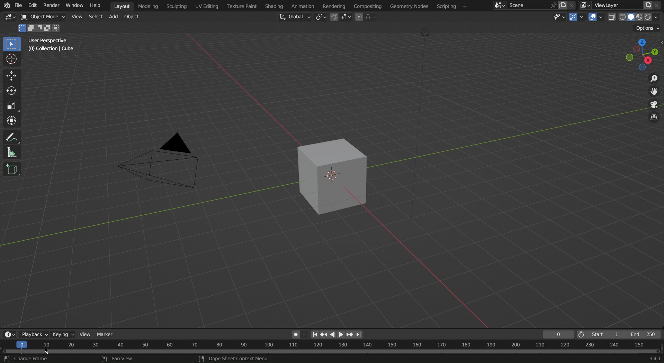 This screenshot has width=664, height=363. What do you see at coordinates (97, 17) in the screenshot?
I see `Select` at bounding box center [97, 17].